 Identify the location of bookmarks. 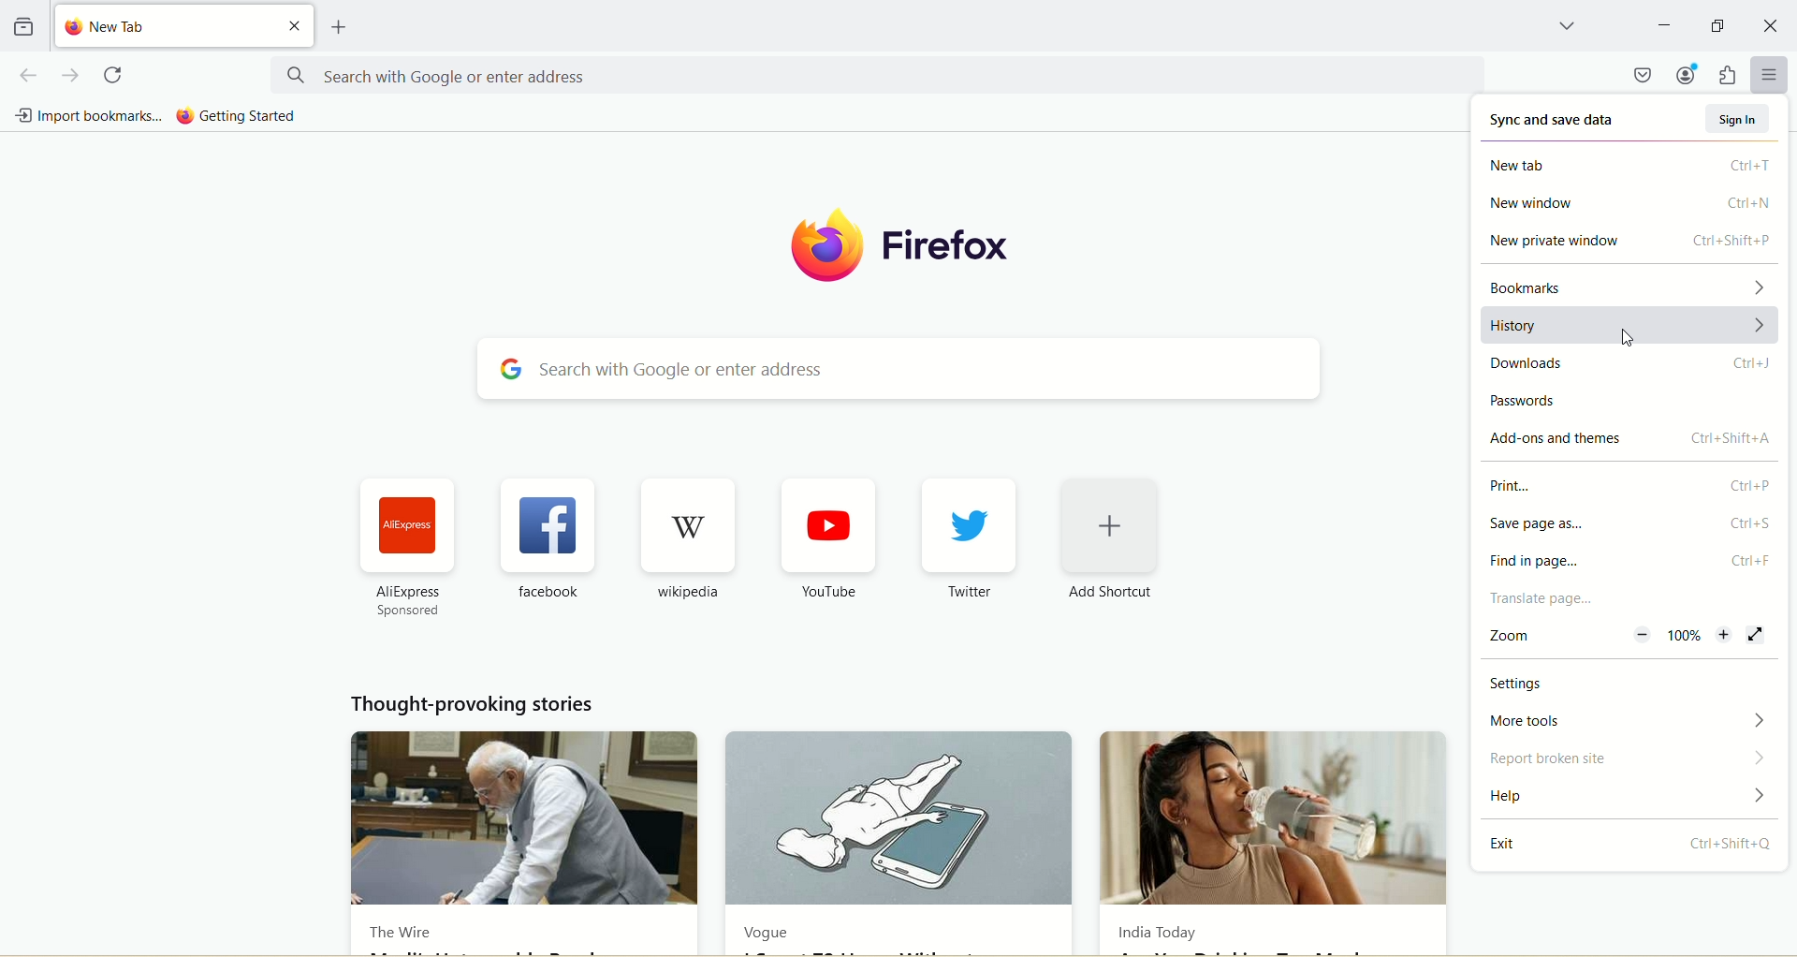
(1631, 285).